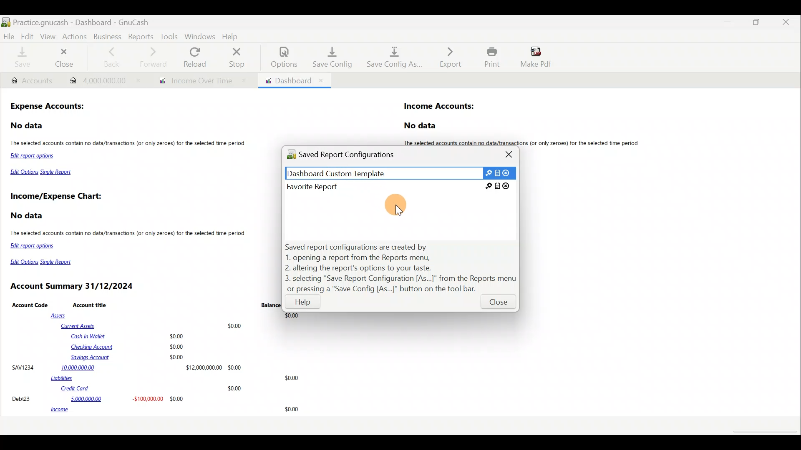 The image size is (801, 450). I want to click on Cursor, so click(401, 204).